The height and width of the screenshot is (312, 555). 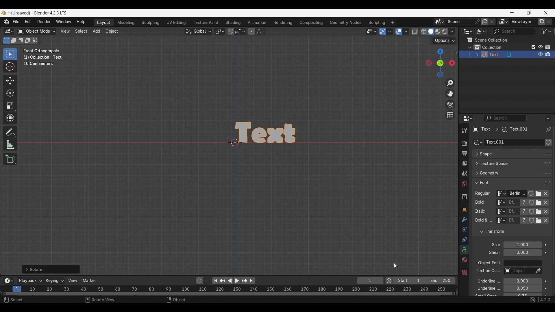 What do you see at coordinates (512, 12) in the screenshot?
I see `Minimize` at bounding box center [512, 12].